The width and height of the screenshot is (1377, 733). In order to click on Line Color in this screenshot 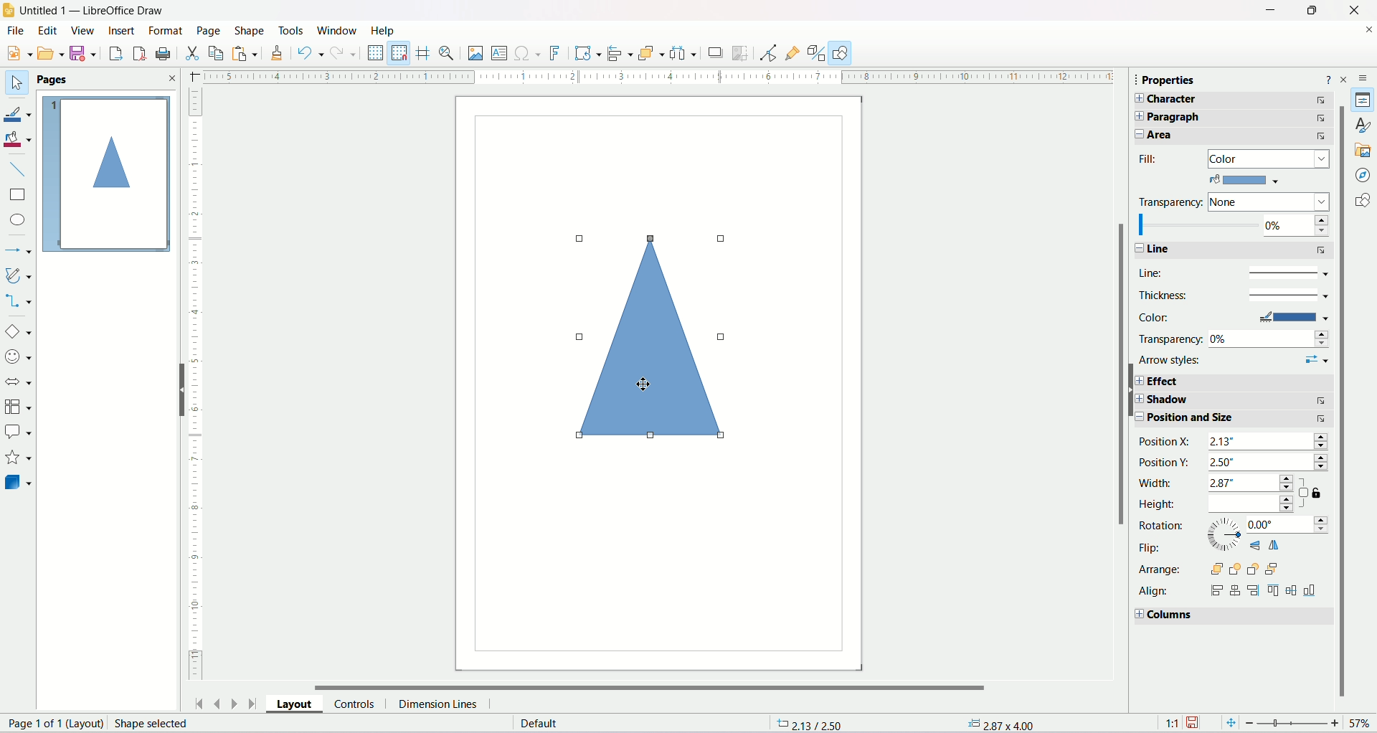, I will do `click(19, 113)`.